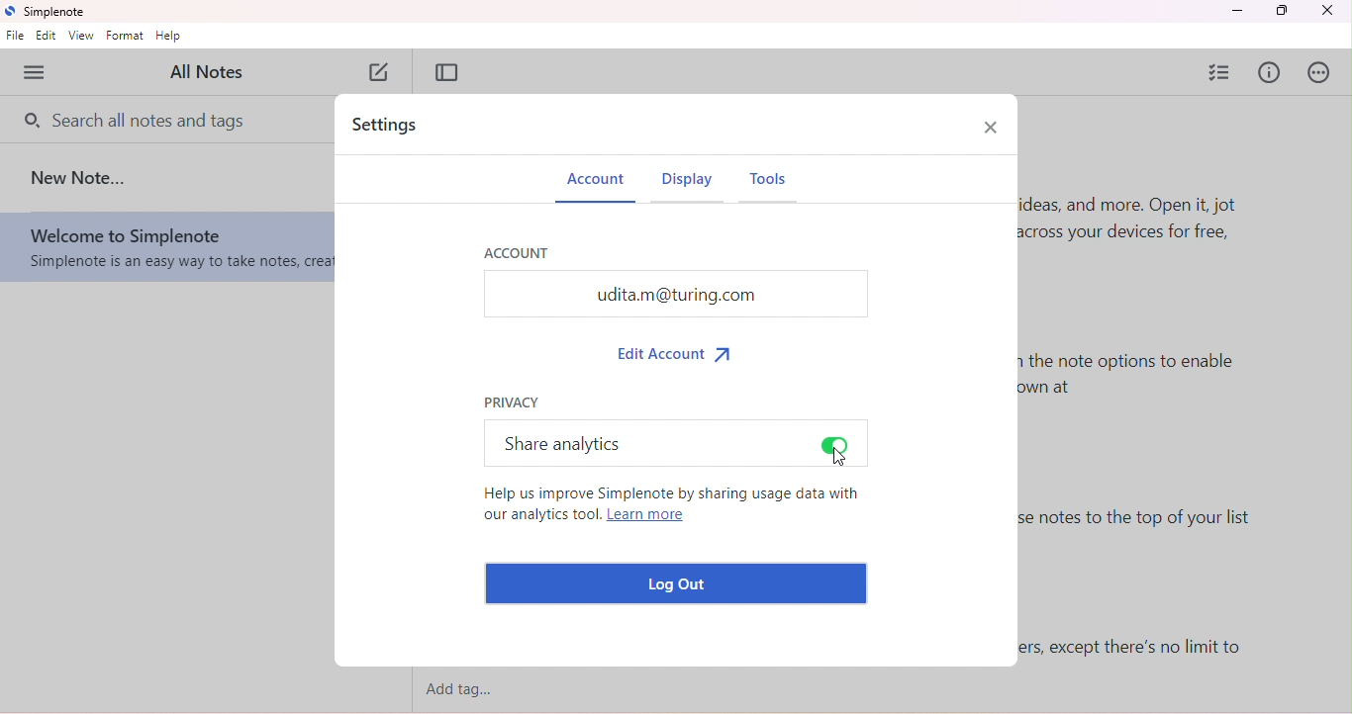  What do you see at coordinates (169, 37) in the screenshot?
I see `help` at bounding box center [169, 37].